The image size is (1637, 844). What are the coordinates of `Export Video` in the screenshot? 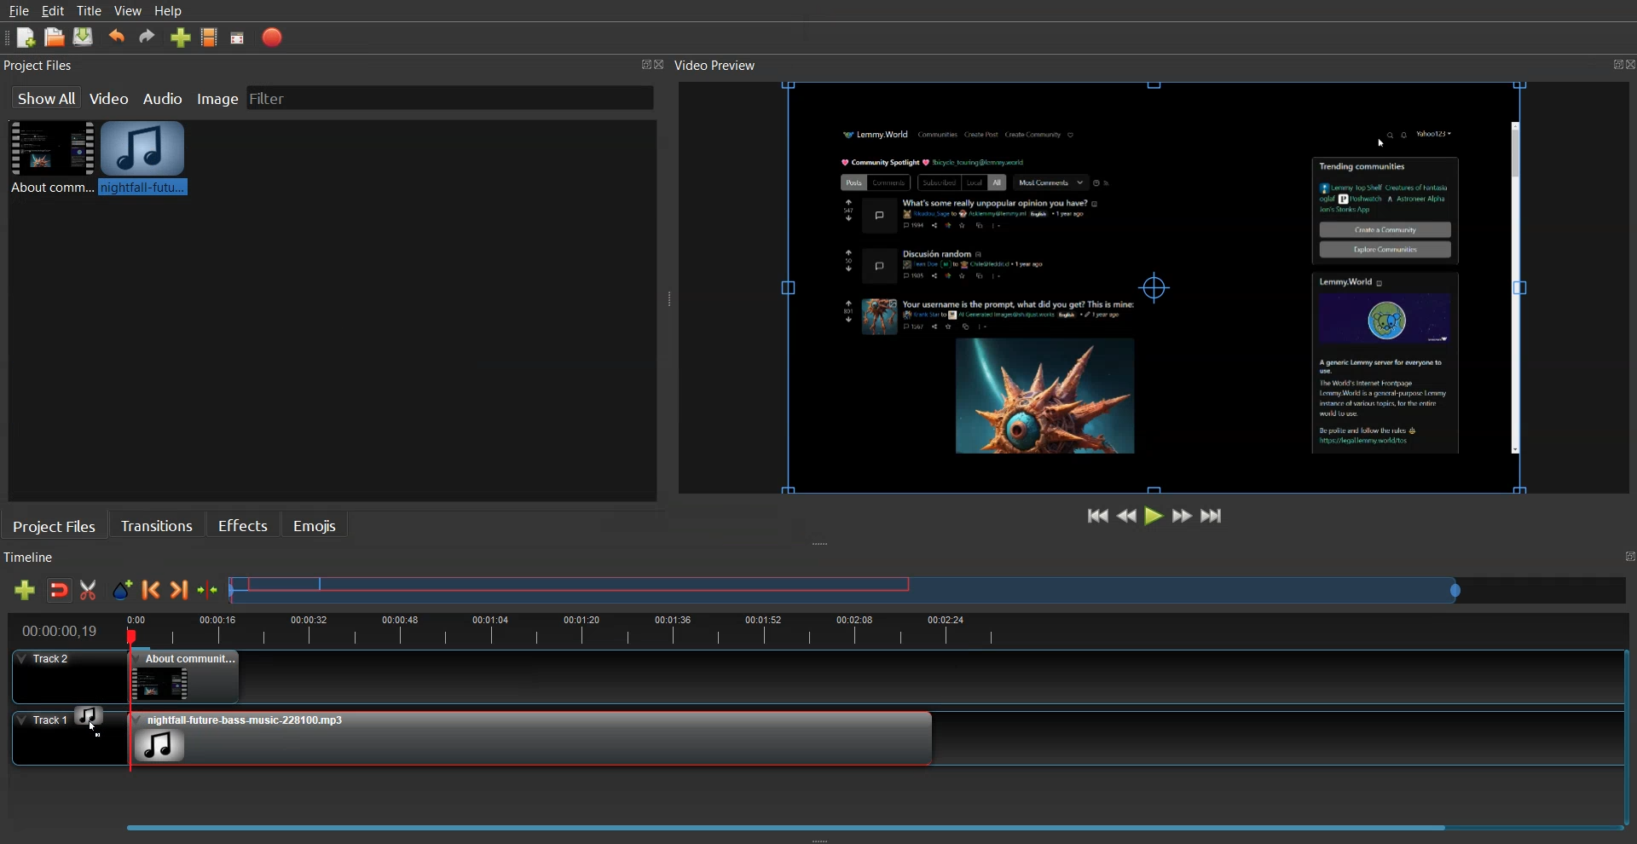 It's located at (272, 38).